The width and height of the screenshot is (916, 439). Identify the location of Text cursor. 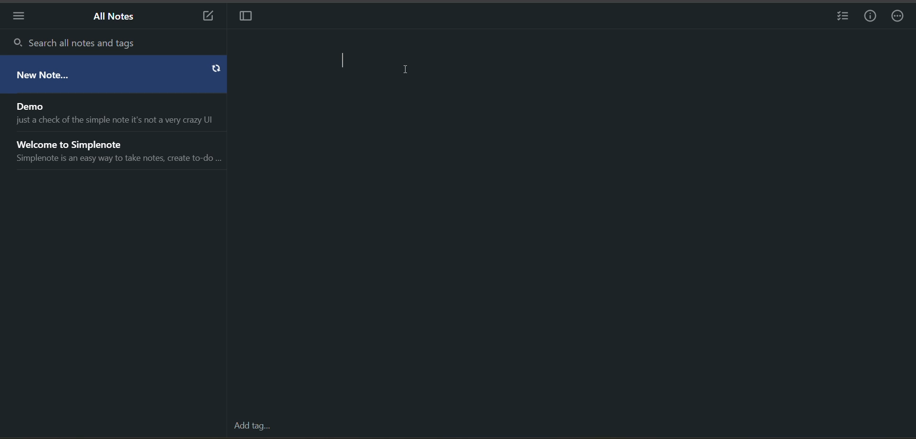
(403, 69).